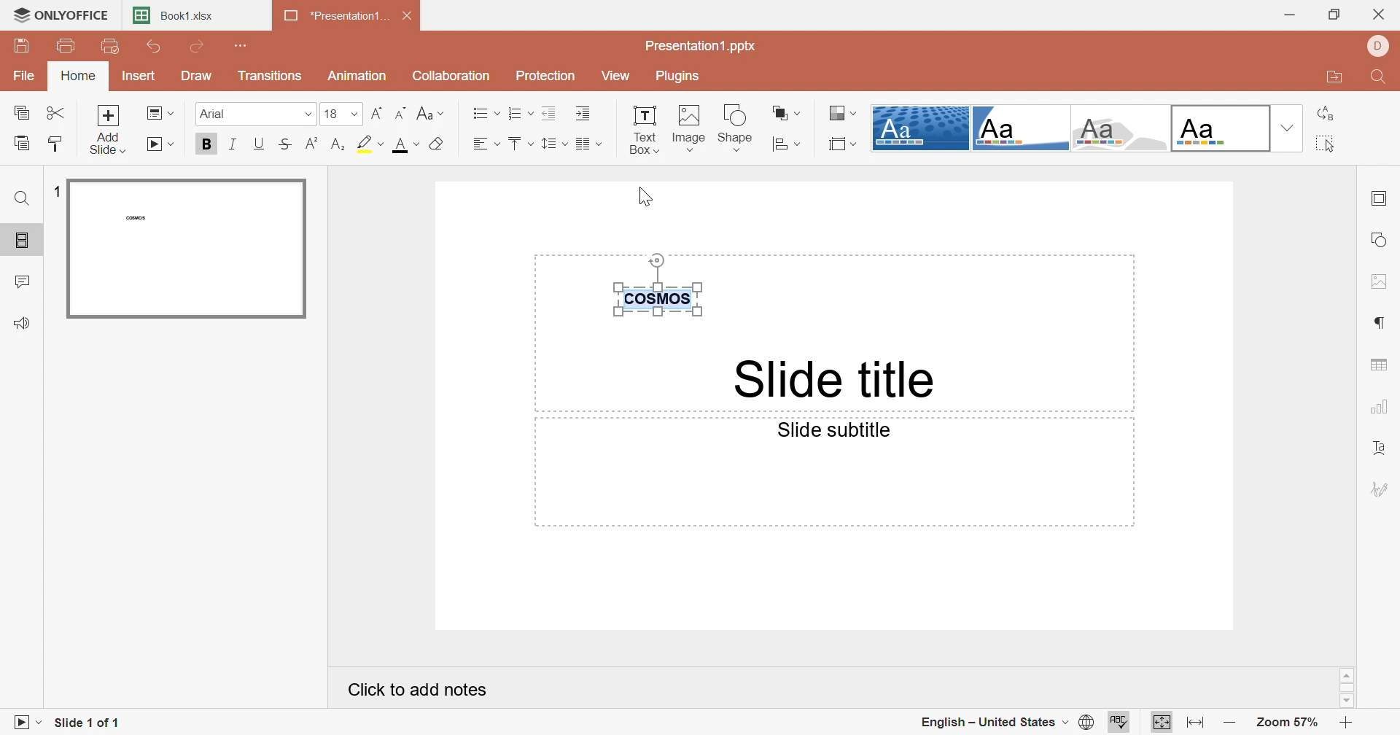  Describe the element at coordinates (169, 14) in the screenshot. I see `Book1.xlsx` at that location.